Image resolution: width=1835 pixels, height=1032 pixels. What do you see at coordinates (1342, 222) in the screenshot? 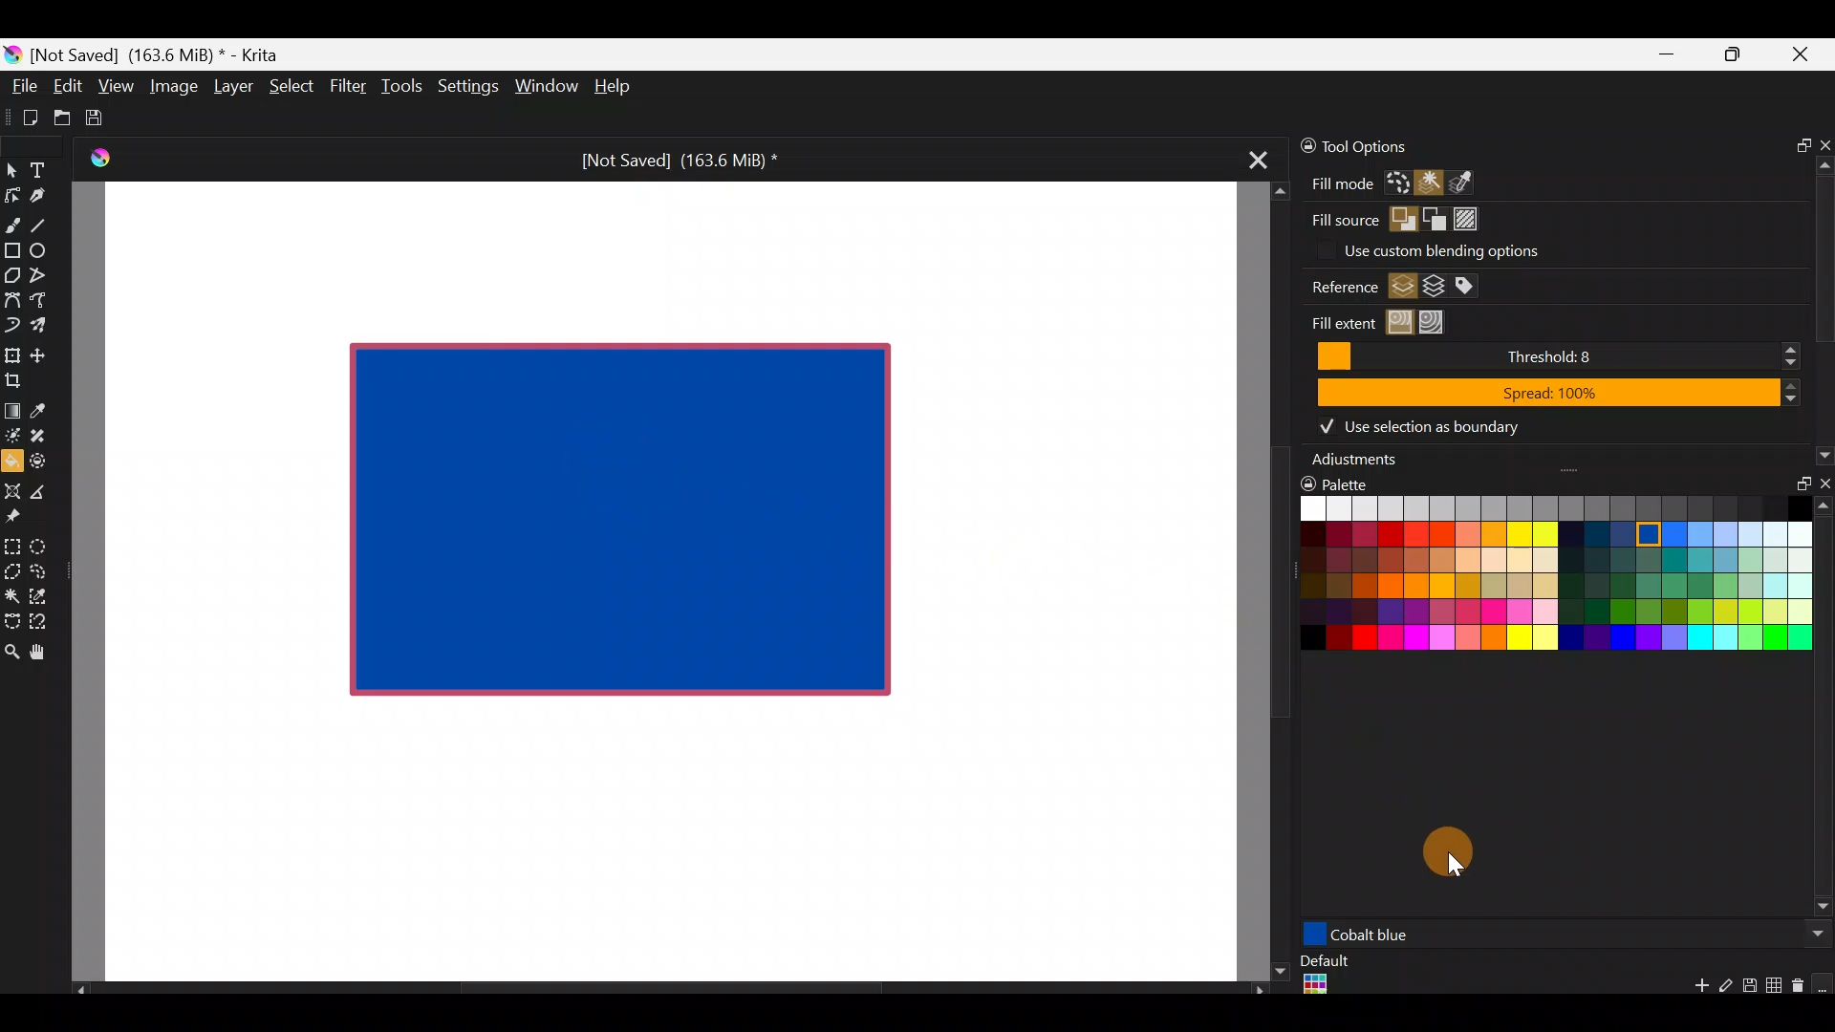
I see `Fill source` at bounding box center [1342, 222].